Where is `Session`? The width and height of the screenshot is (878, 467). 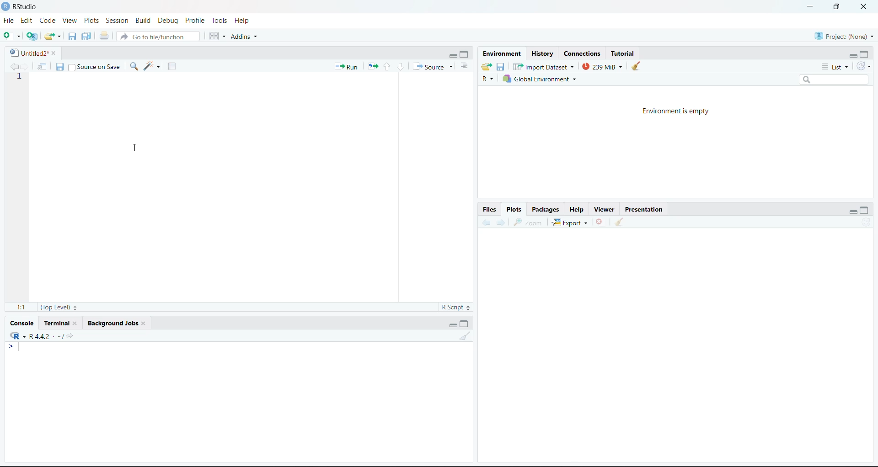 Session is located at coordinates (117, 20).